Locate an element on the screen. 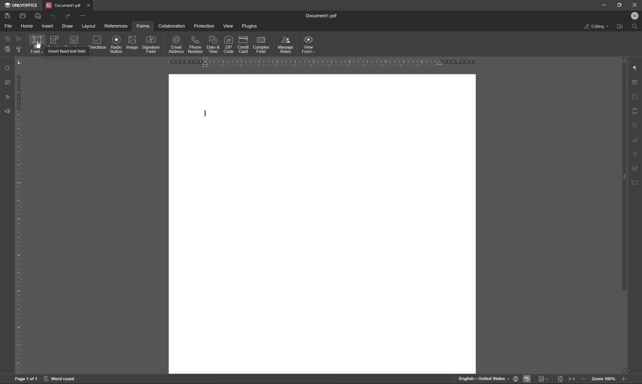 The width and height of the screenshot is (642, 384). open file location is located at coordinates (621, 27).